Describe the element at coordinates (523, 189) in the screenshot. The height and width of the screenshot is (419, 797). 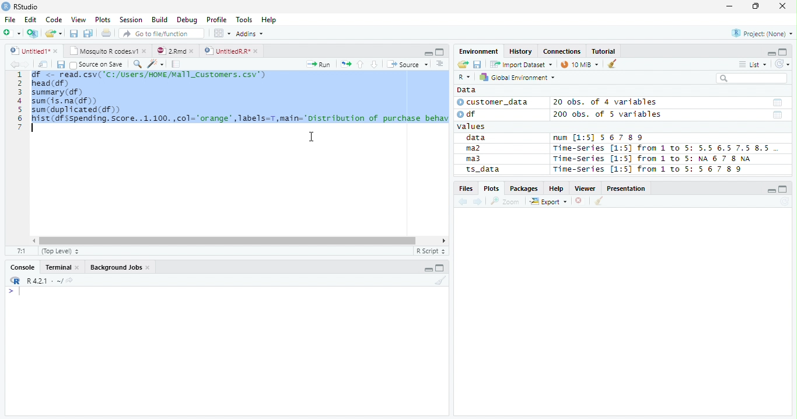
I see `Packages` at that location.